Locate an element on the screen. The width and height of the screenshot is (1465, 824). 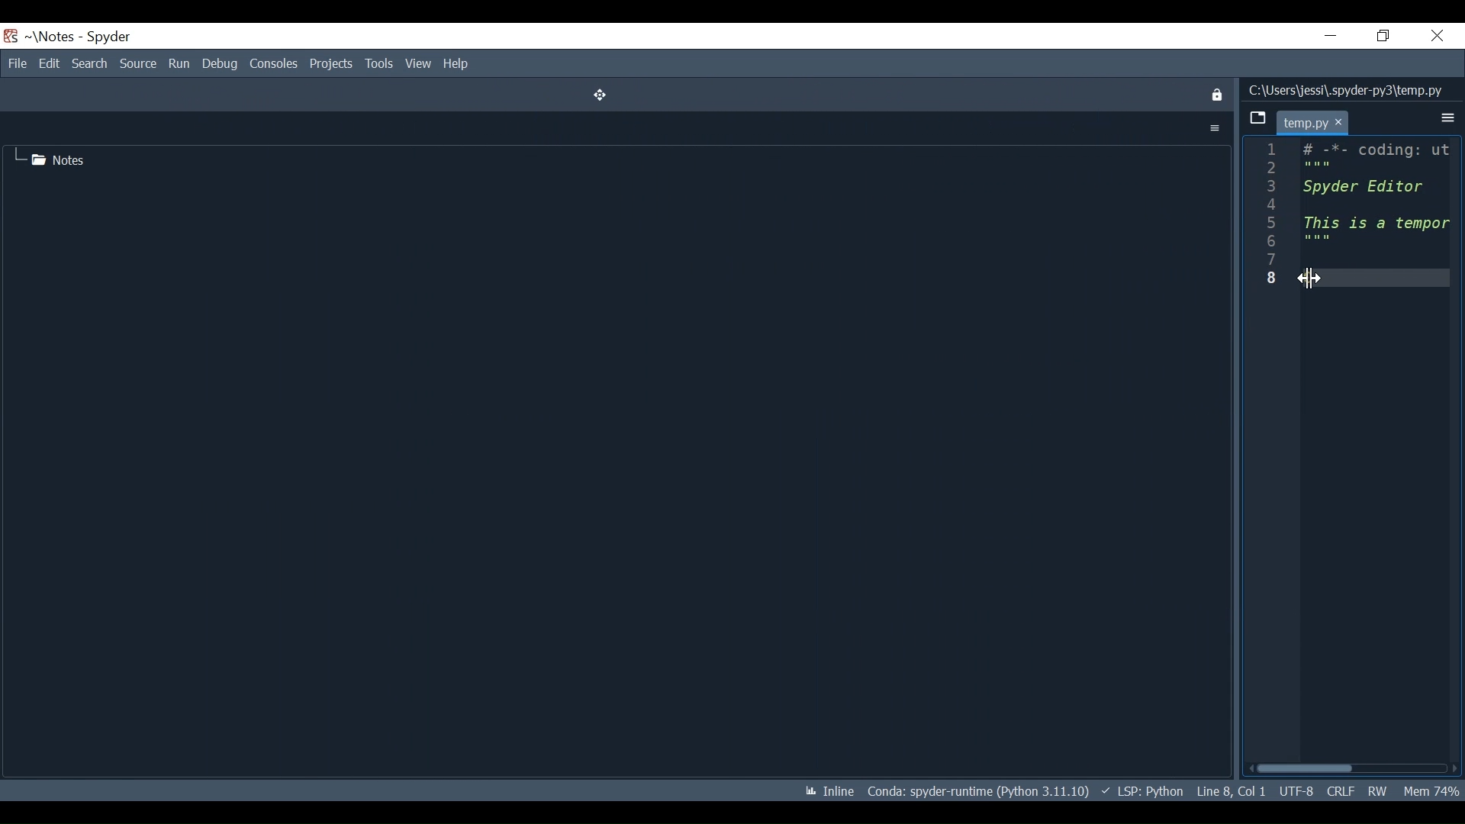
# -*- coding: ut: Spyder Editor This is a tempor is located at coordinates (1374, 196).